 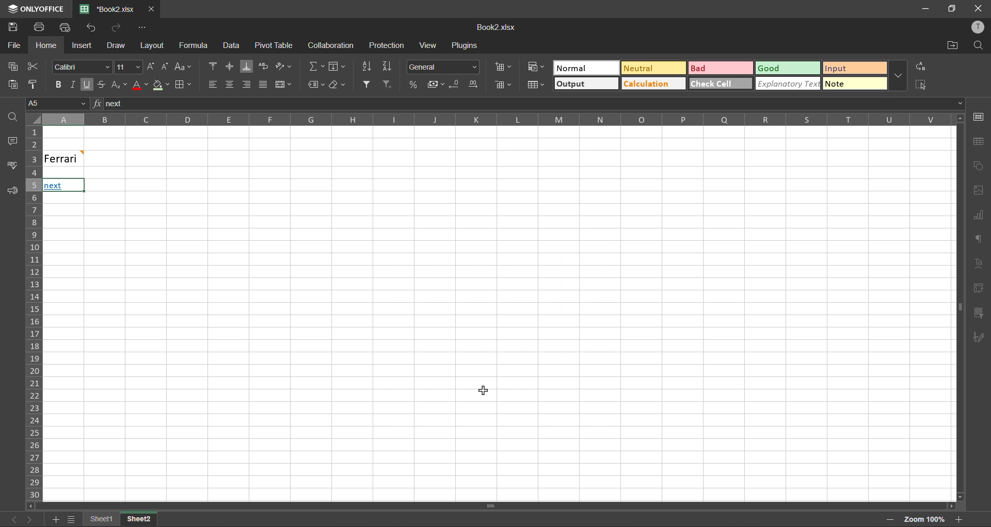 I want to click on neutral, so click(x=647, y=67).